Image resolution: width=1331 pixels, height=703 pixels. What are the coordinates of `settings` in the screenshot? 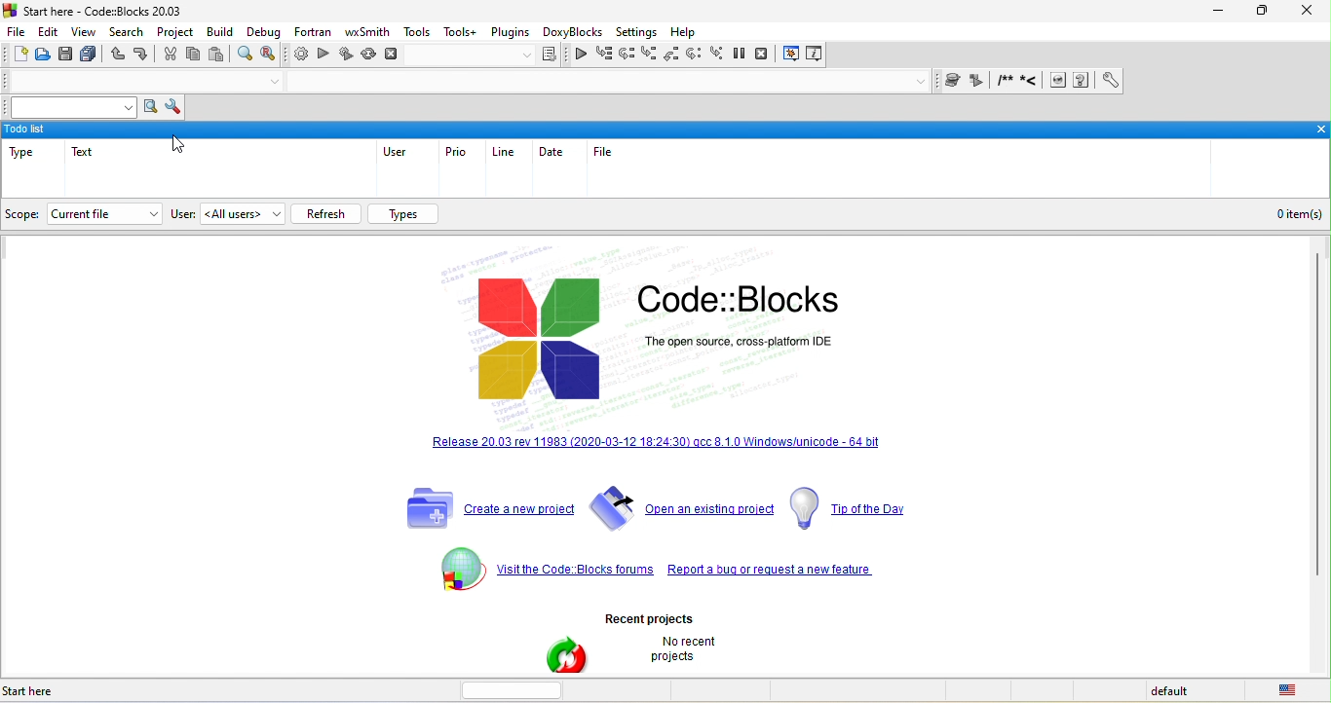 It's located at (636, 33).